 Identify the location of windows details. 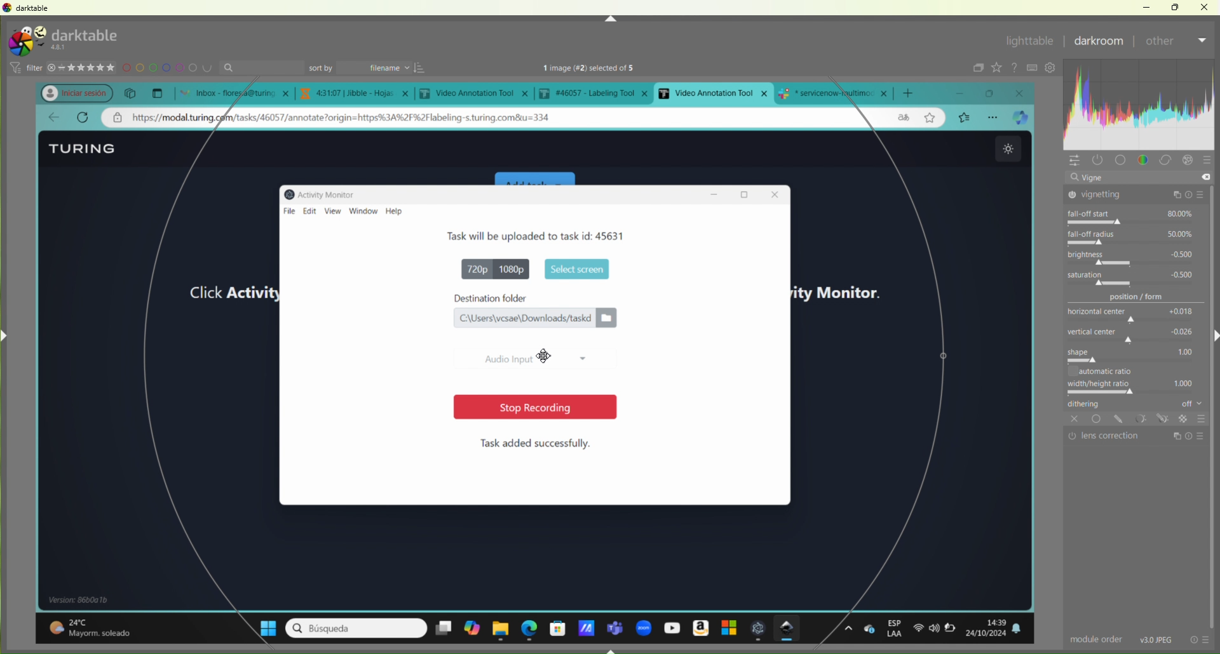
(85, 599).